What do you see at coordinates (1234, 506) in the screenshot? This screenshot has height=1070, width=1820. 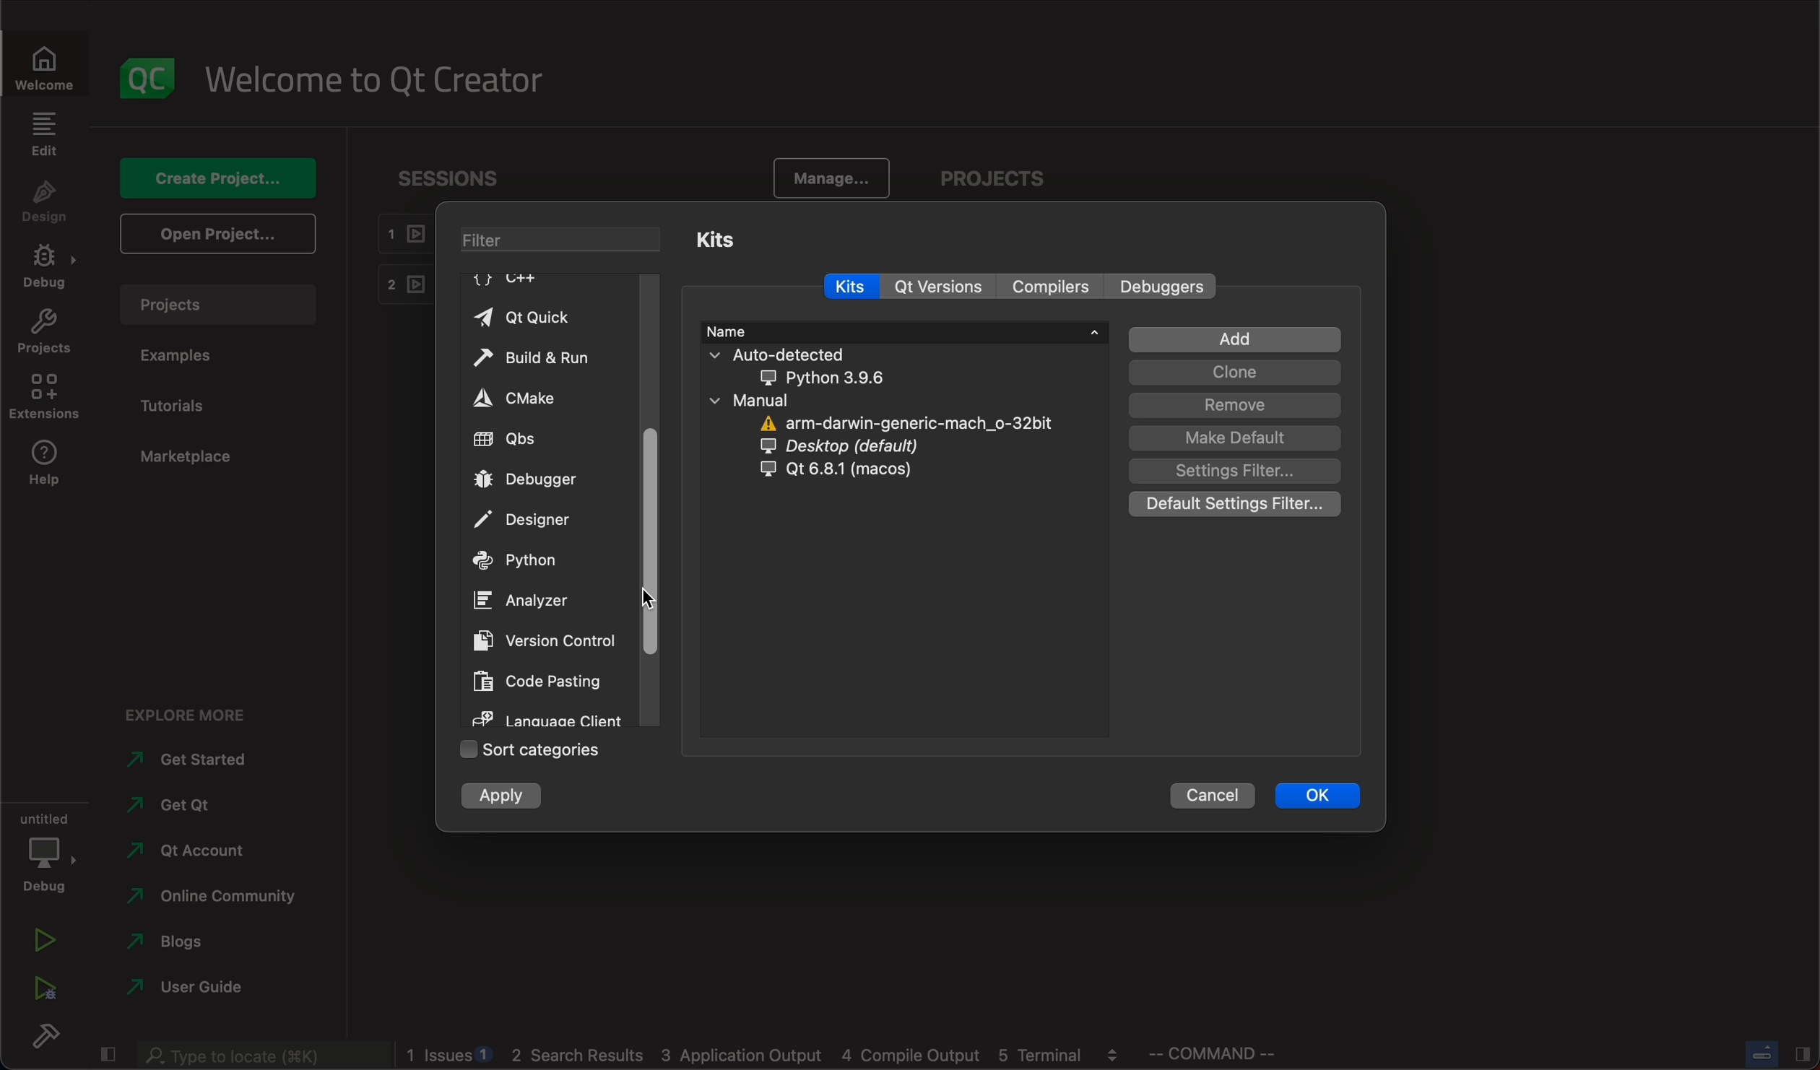 I see `default setting filter` at bounding box center [1234, 506].